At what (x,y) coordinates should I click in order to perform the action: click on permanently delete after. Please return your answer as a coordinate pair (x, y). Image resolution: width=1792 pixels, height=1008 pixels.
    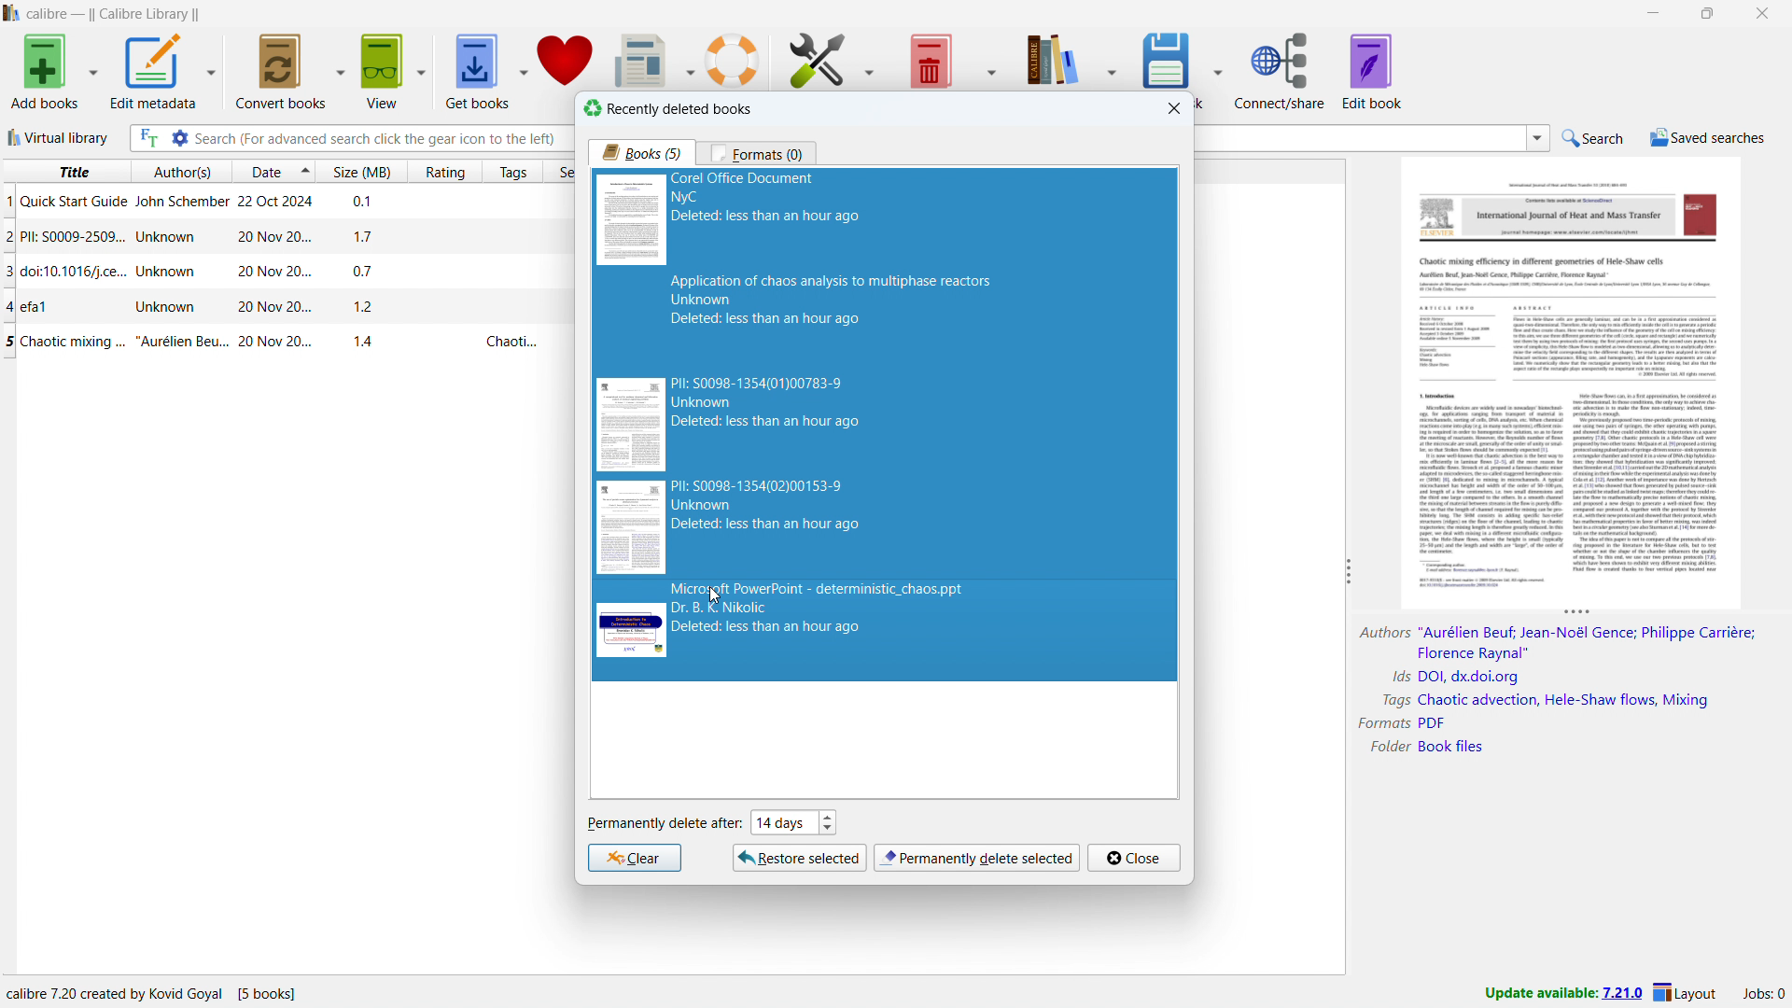
    Looking at the image, I should click on (664, 824).